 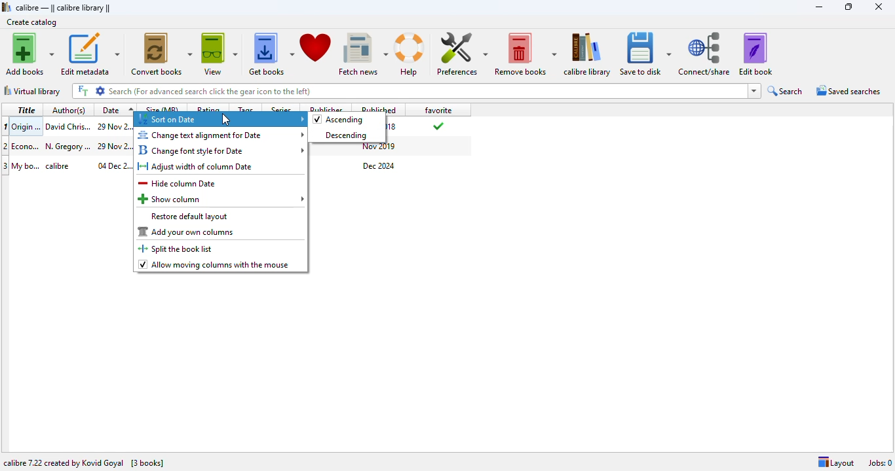 What do you see at coordinates (71, 110) in the screenshot?
I see `author(s)` at bounding box center [71, 110].